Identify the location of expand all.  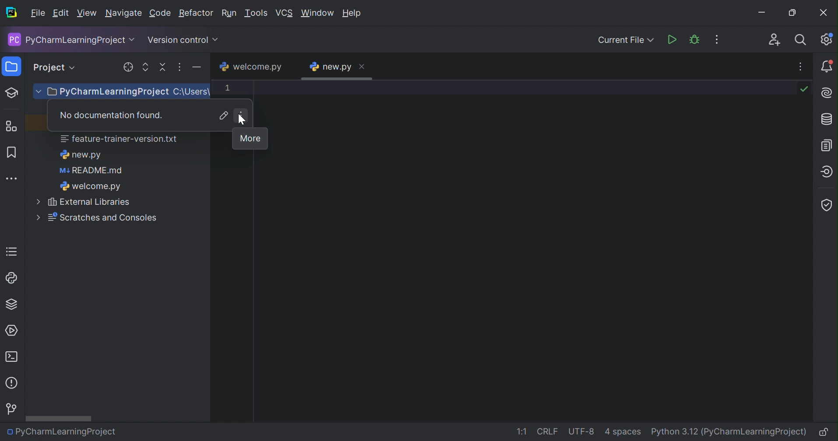
(144, 67).